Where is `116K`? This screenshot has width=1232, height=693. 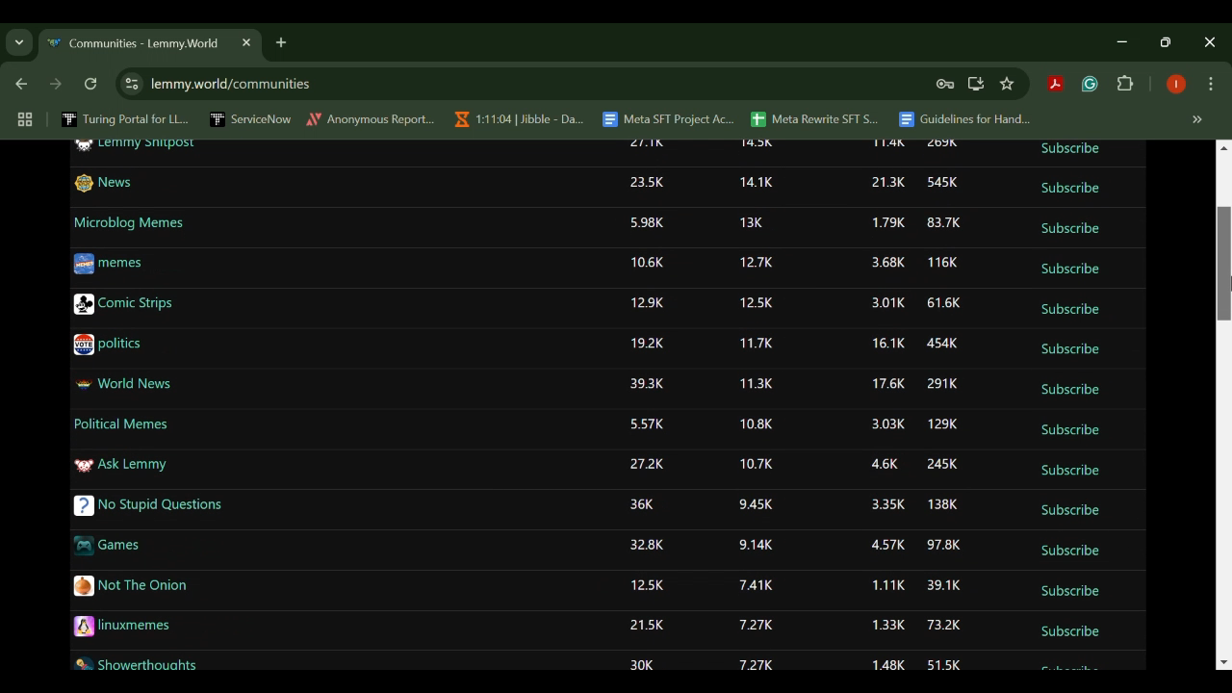 116K is located at coordinates (941, 264).